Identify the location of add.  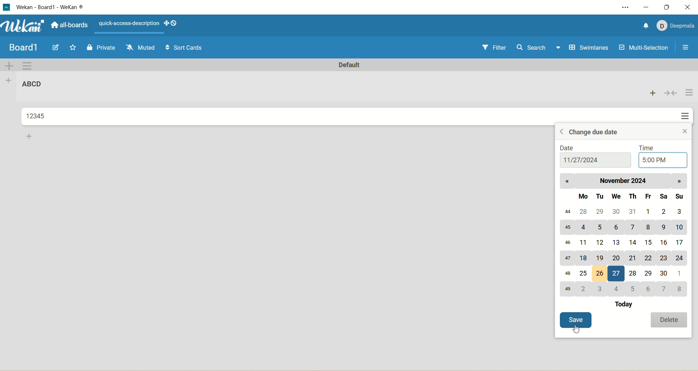
(32, 136).